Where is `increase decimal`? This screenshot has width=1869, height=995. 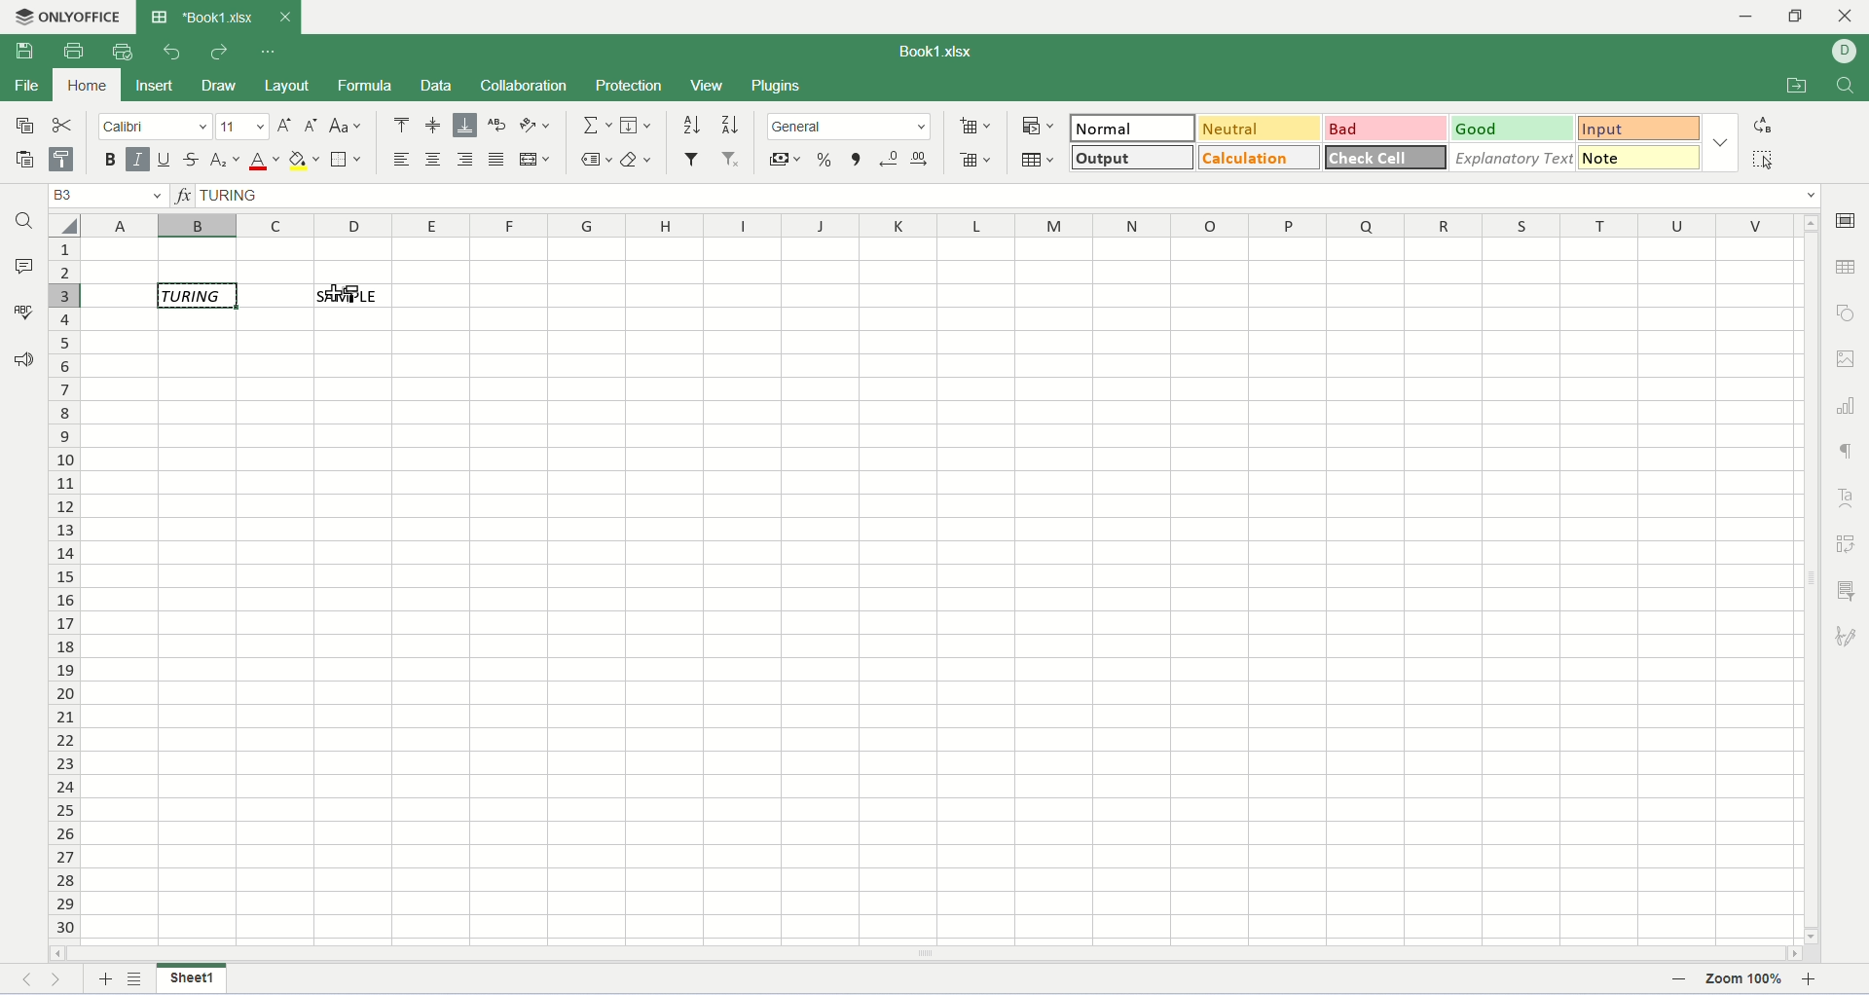
increase decimal is located at coordinates (921, 159).